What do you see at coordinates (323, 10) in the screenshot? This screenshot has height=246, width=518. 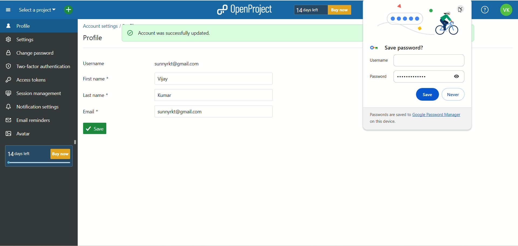 I see `text` at bounding box center [323, 10].